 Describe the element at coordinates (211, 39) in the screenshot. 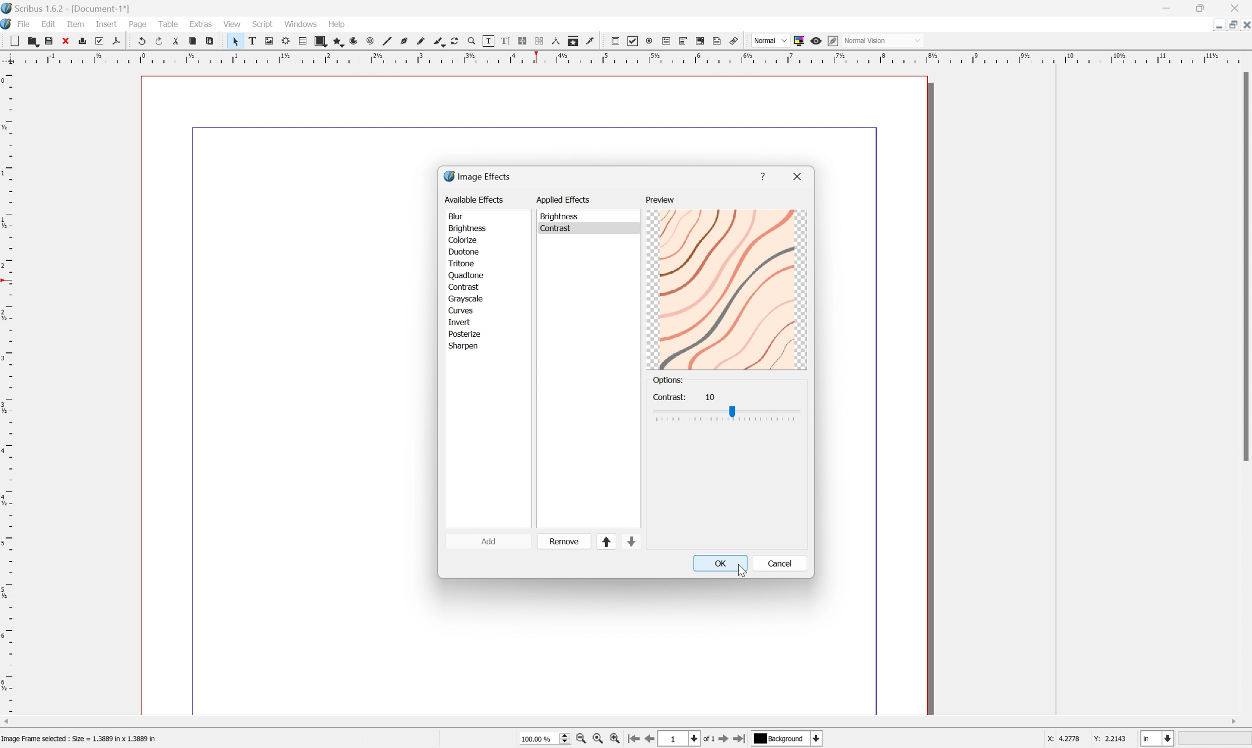

I see `Paste` at that location.